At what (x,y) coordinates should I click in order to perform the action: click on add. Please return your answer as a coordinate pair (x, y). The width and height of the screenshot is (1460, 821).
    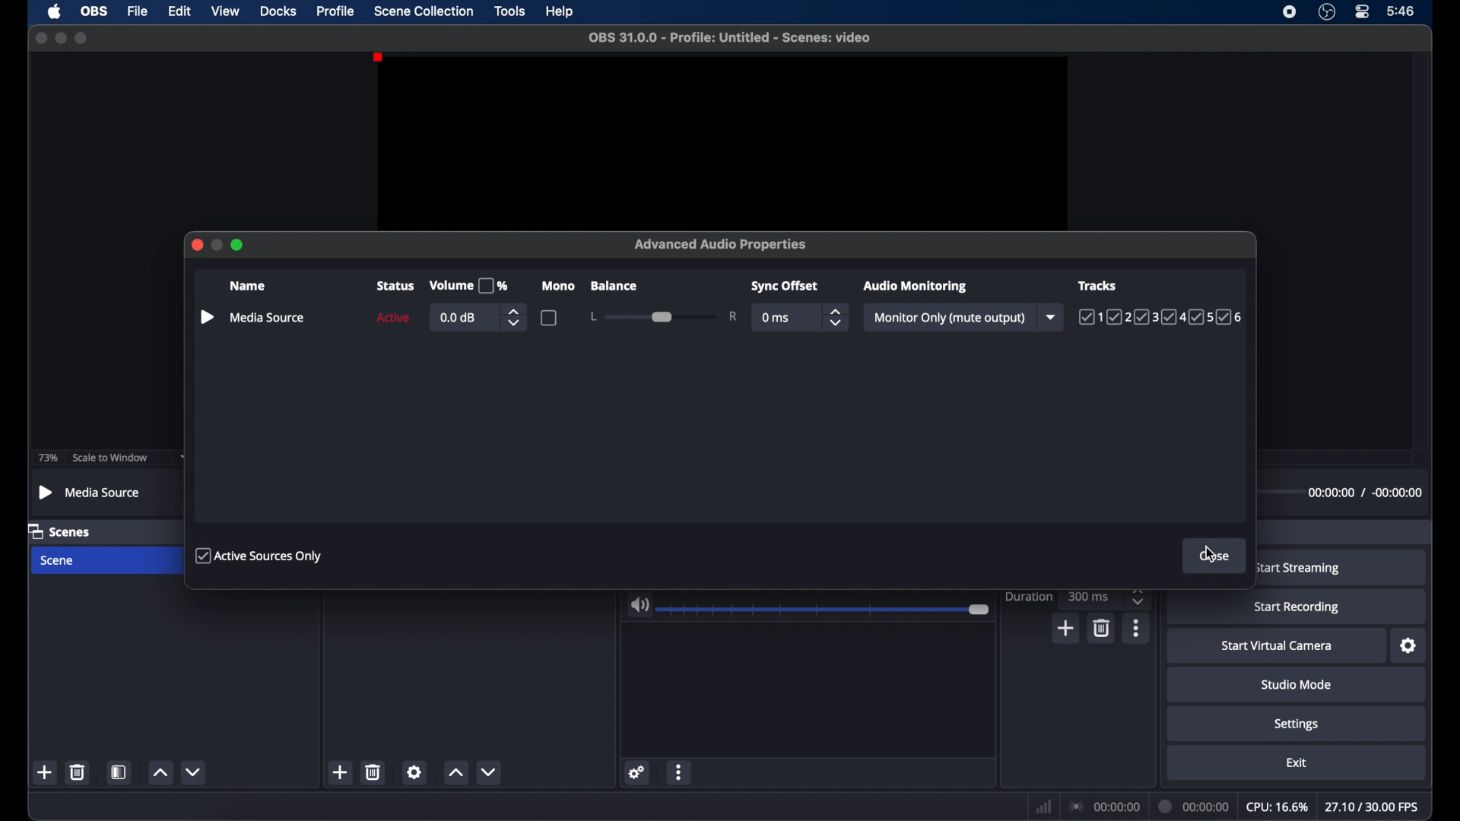
    Looking at the image, I should click on (341, 772).